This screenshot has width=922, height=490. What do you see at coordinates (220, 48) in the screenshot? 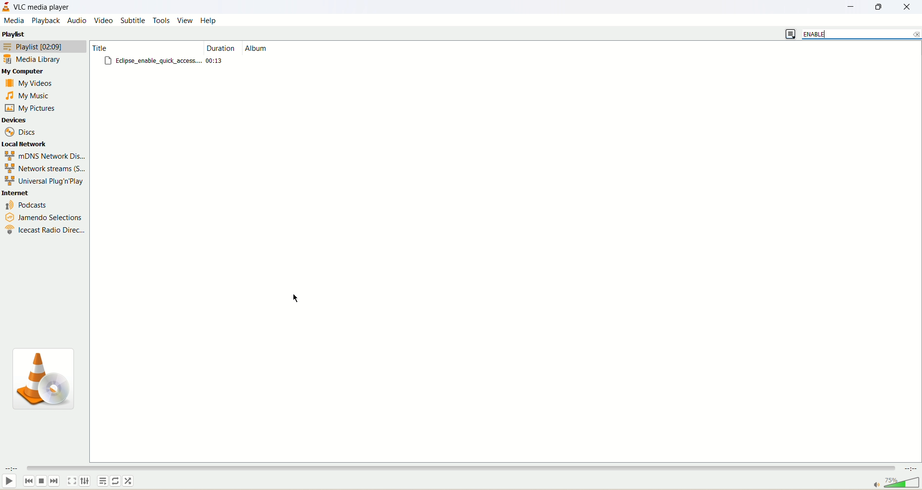
I see `duration` at bounding box center [220, 48].